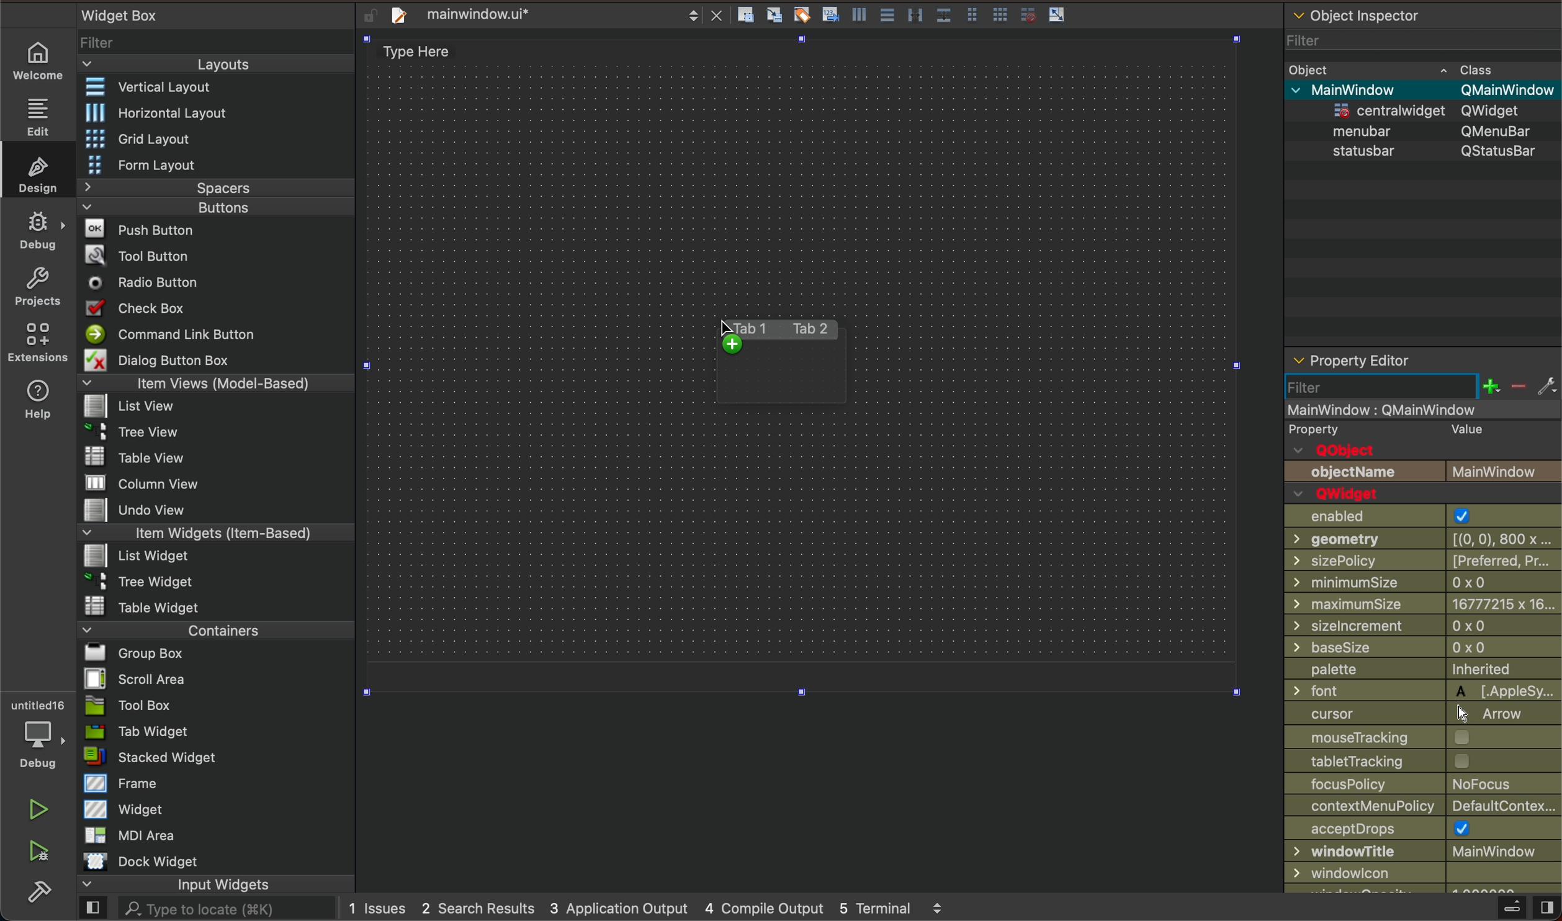  I want to click on , so click(1425, 738).